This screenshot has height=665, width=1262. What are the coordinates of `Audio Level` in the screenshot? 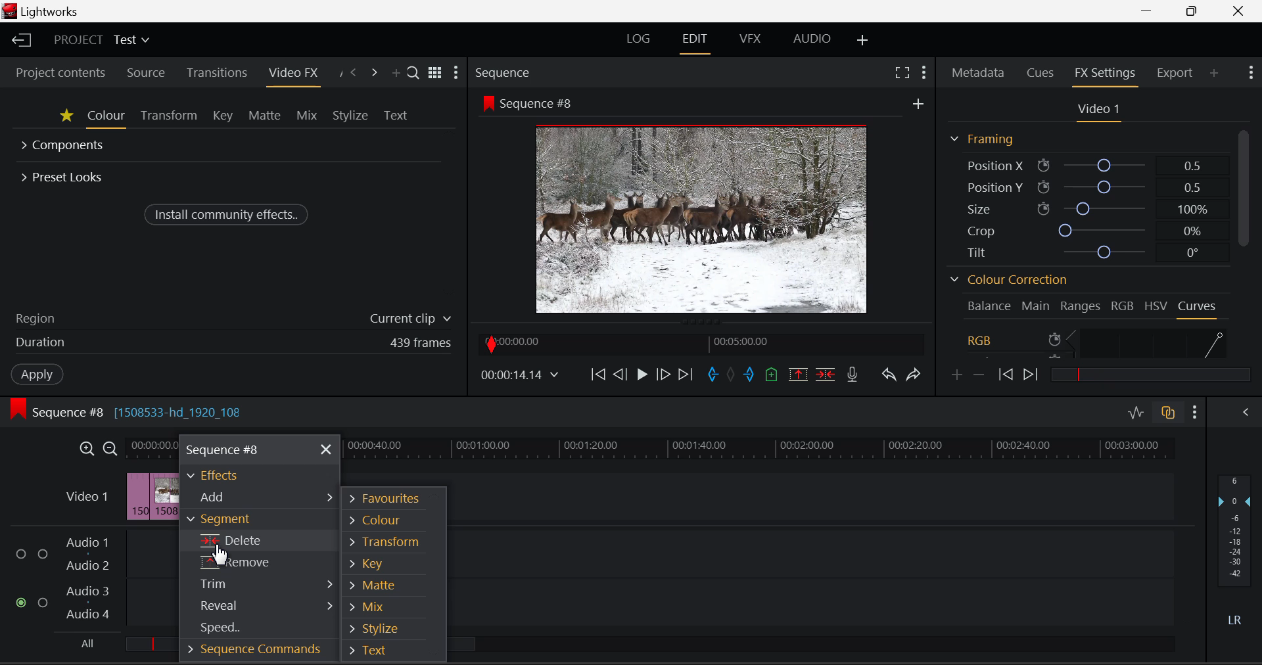 It's located at (91, 577).